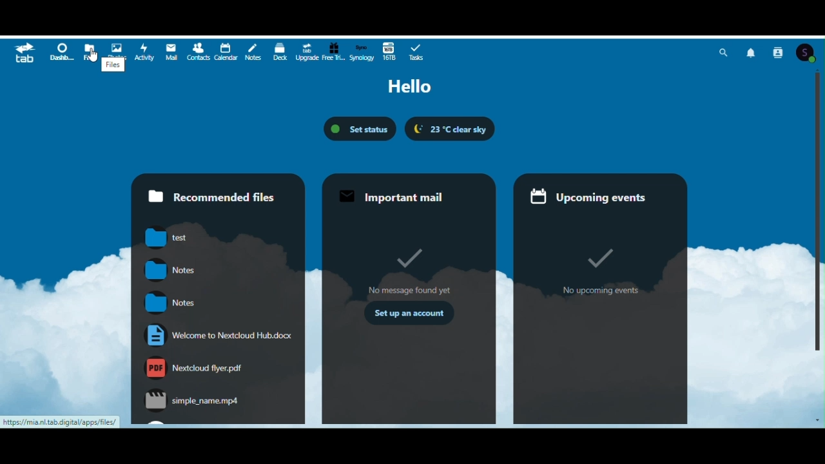  Describe the element at coordinates (168, 304) in the screenshot. I see `notes` at that location.